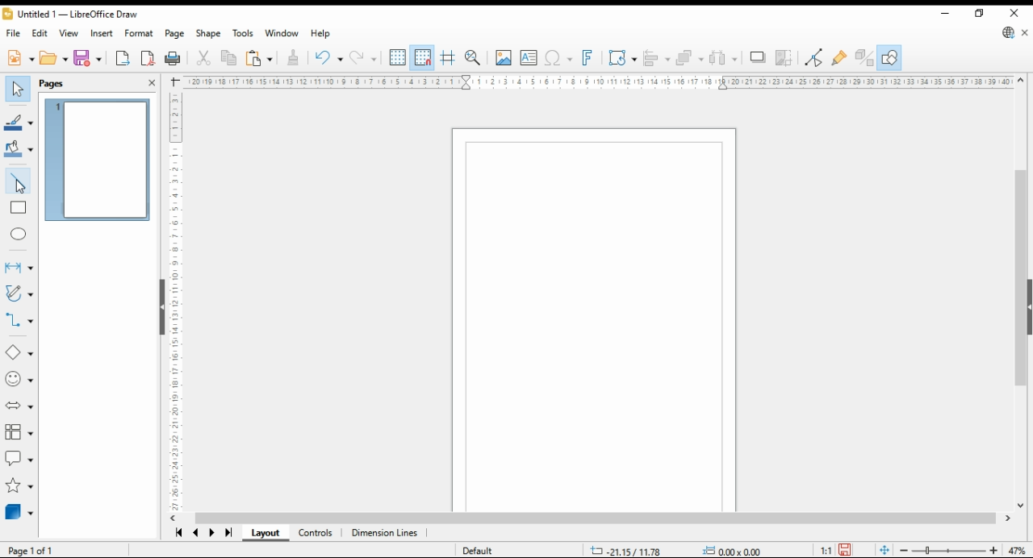 Image resolution: width=1033 pixels, height=558 pixels. What do you see at coordinates (27, 189) in the screenshot?
I see `mouse pointer` at bounding box center [27, 189].